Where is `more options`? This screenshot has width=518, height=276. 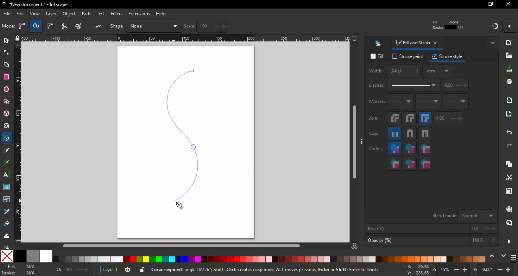 more options is located at coordinates (362, 143).